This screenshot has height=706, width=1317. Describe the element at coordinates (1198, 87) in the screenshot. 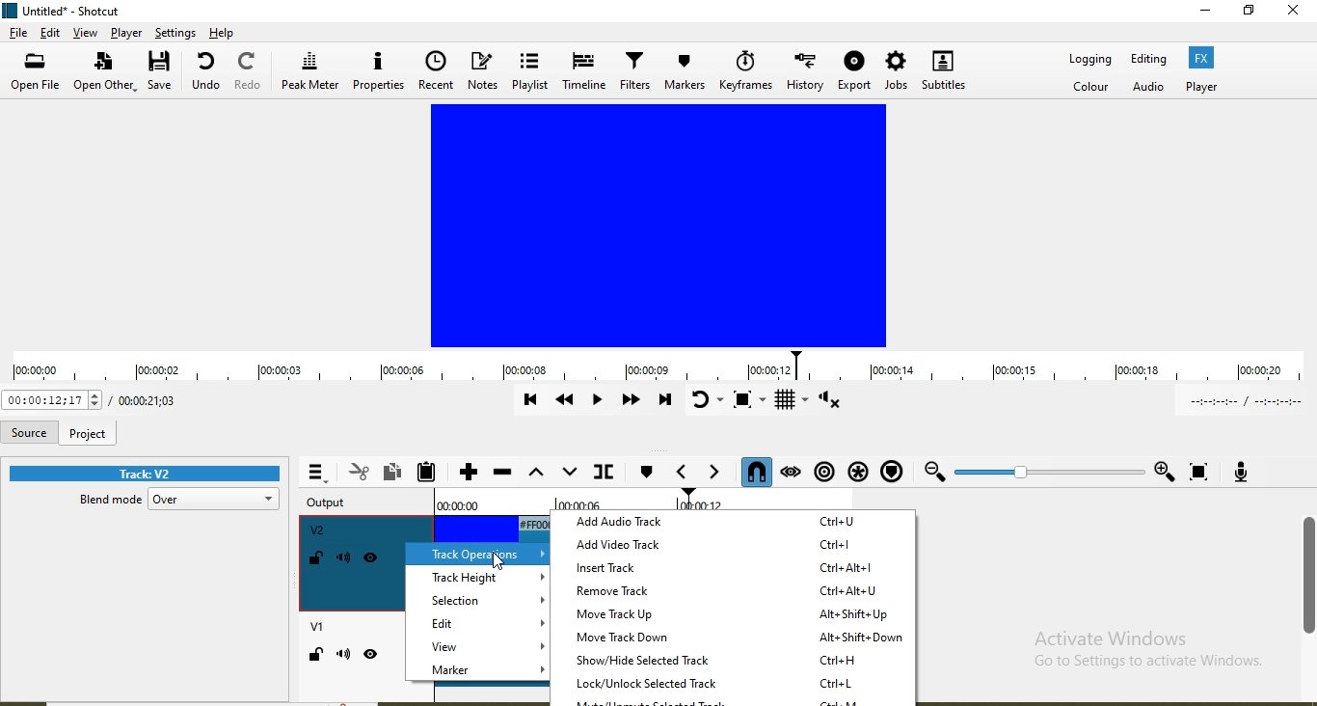

I see `Player` at that location.